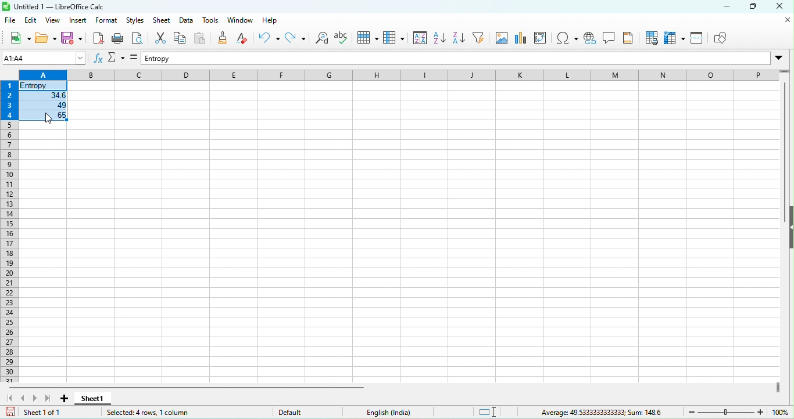 Image resolution: width=794 pixels, height=419 pixels. Describe the element at coordinates (600, 413) in the screenshot. I see `average 49.5333333333333, sum 148.6` at that location.